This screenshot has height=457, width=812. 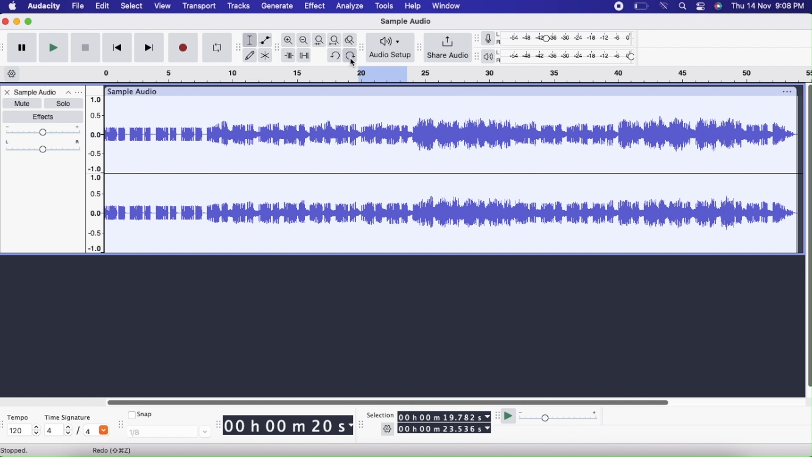 I want to click on Play at speed, so click(x=508, y=416).